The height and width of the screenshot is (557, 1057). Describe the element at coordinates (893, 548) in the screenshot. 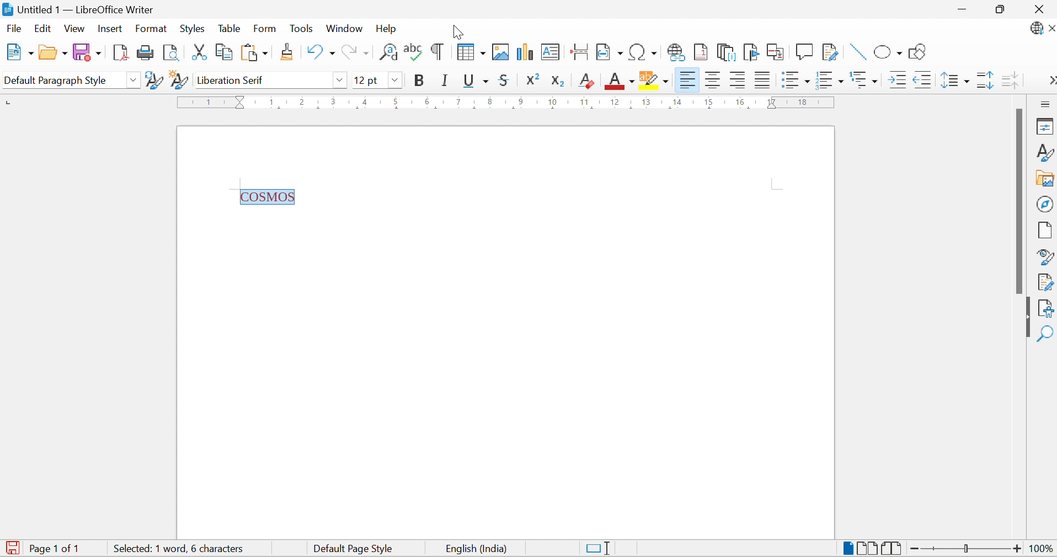

I see `Book View` at that location.